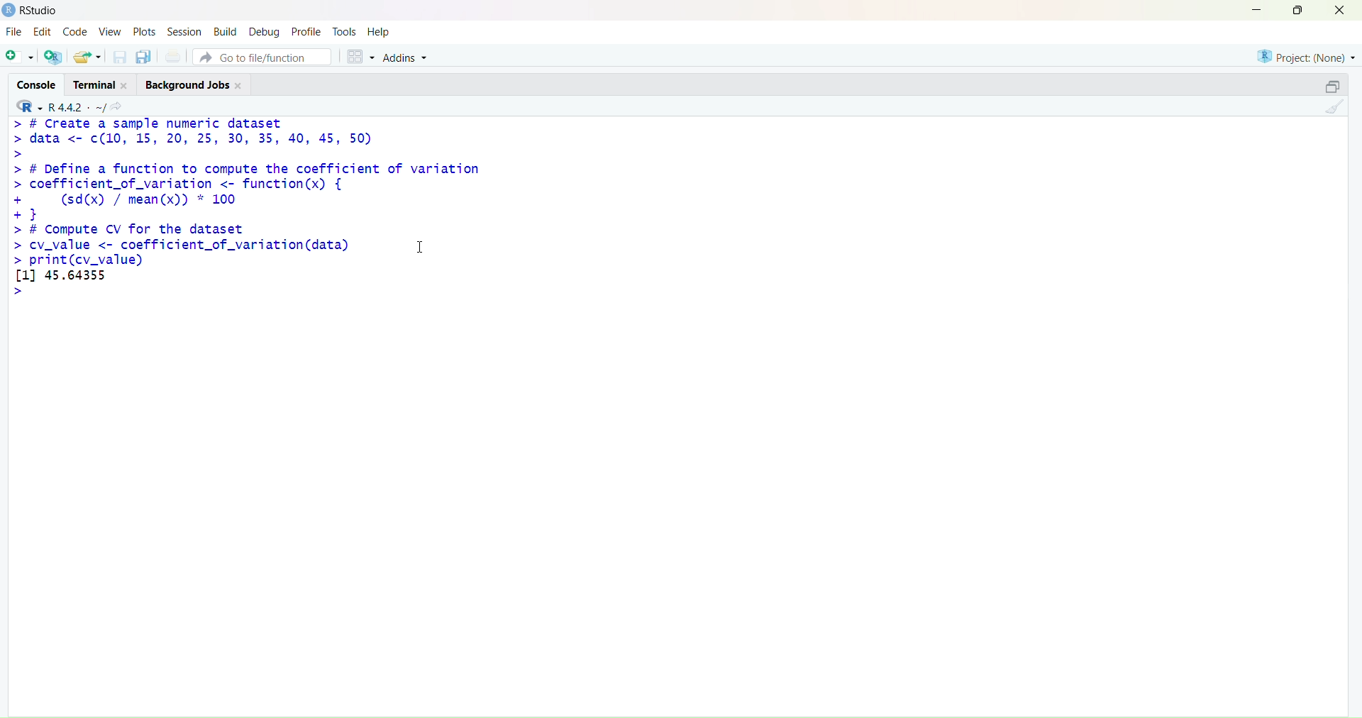 Image resolution: width=1362 pixels, height=718 pixels. What do you see at coordinates (1339, 10) in the screenshot?
I see `close` at bounding box center [1339, 10].